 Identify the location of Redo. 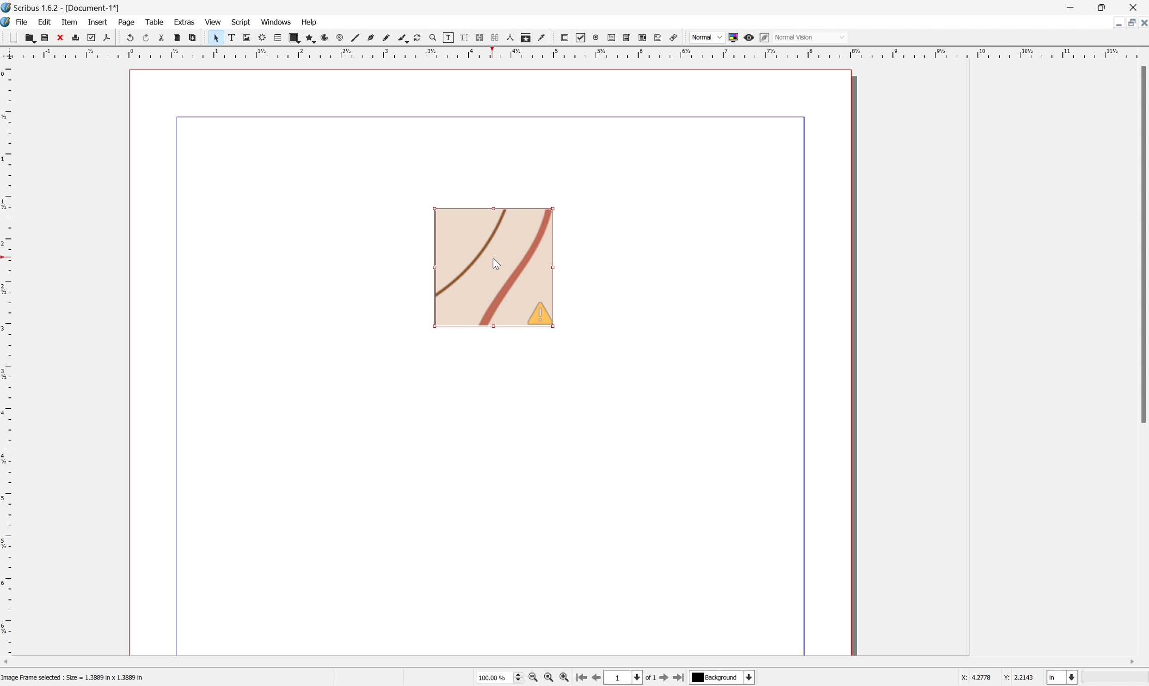
(145, 37).